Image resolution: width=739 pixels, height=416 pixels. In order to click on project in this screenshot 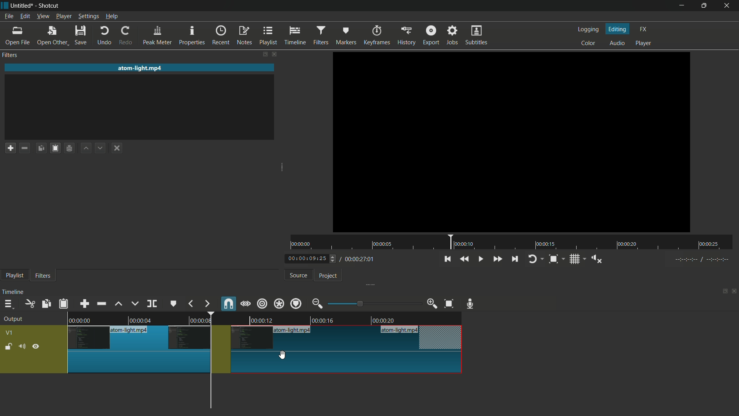, I will do `click(329, 276)`.